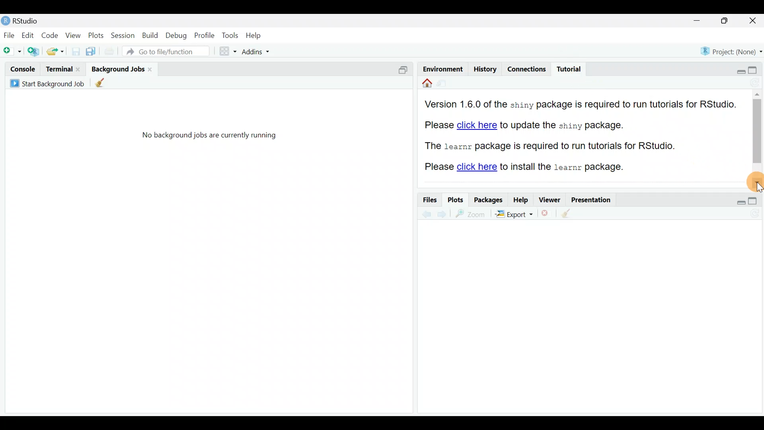  I want to click on Plots,, so click(96, 37).